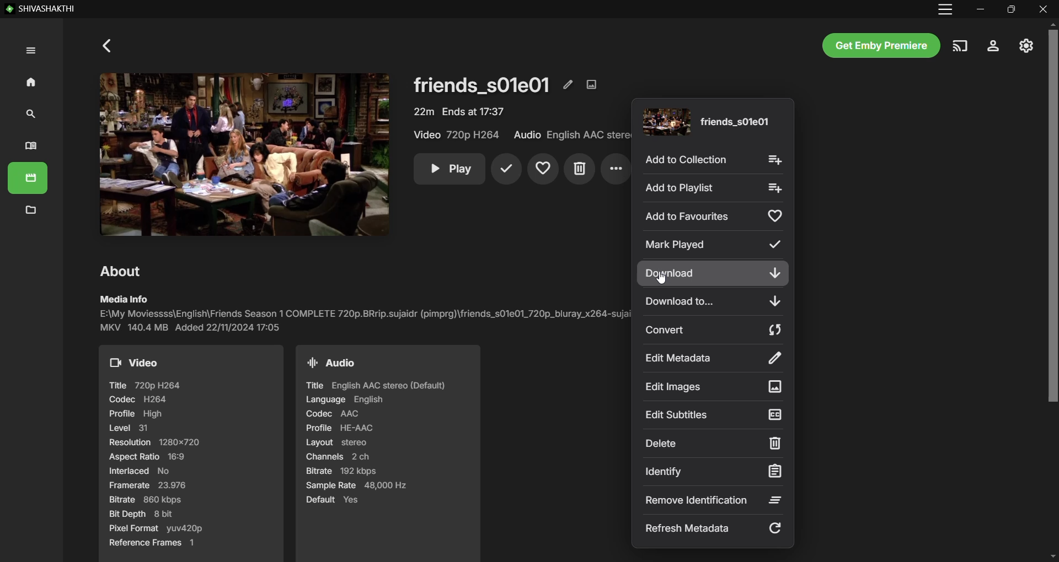 Image resolution: width=1059 pixels, height=562 pixels. What do you see at coordinates (482, 84) in the screenshot?
I see `TV episode name and details` at bounding box center [482, 84].